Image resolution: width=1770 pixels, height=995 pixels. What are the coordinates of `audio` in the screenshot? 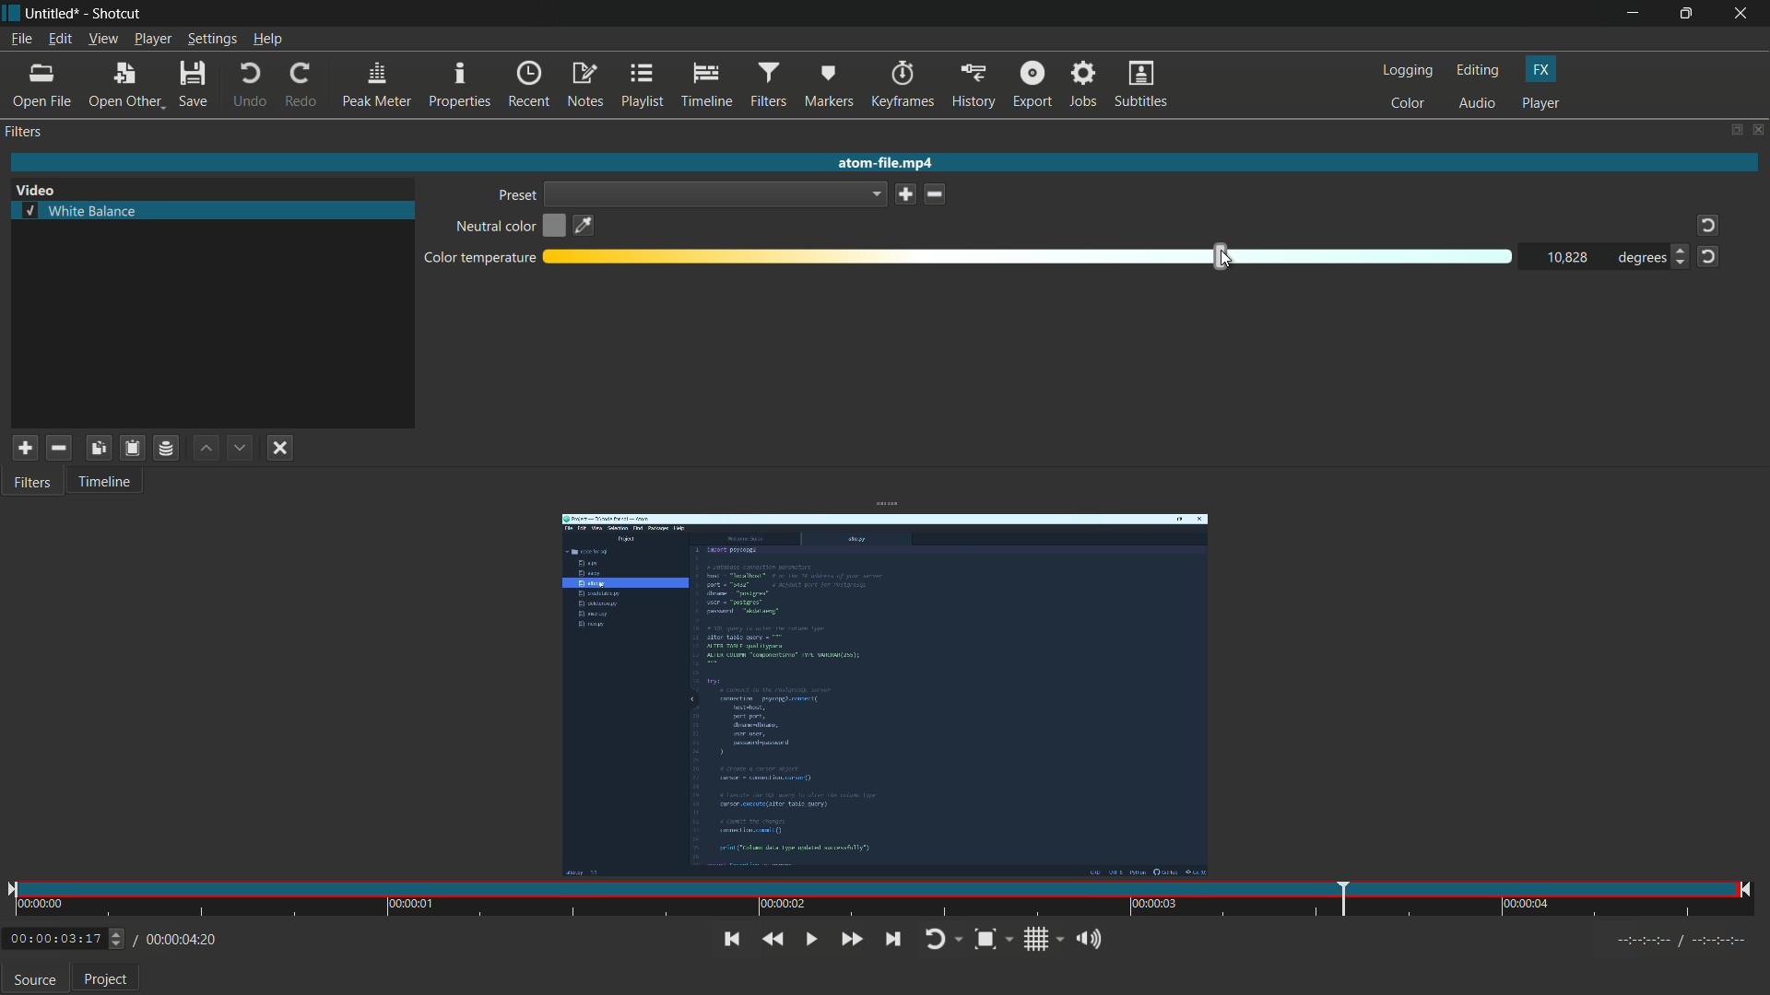 It's located at (1476, 104).